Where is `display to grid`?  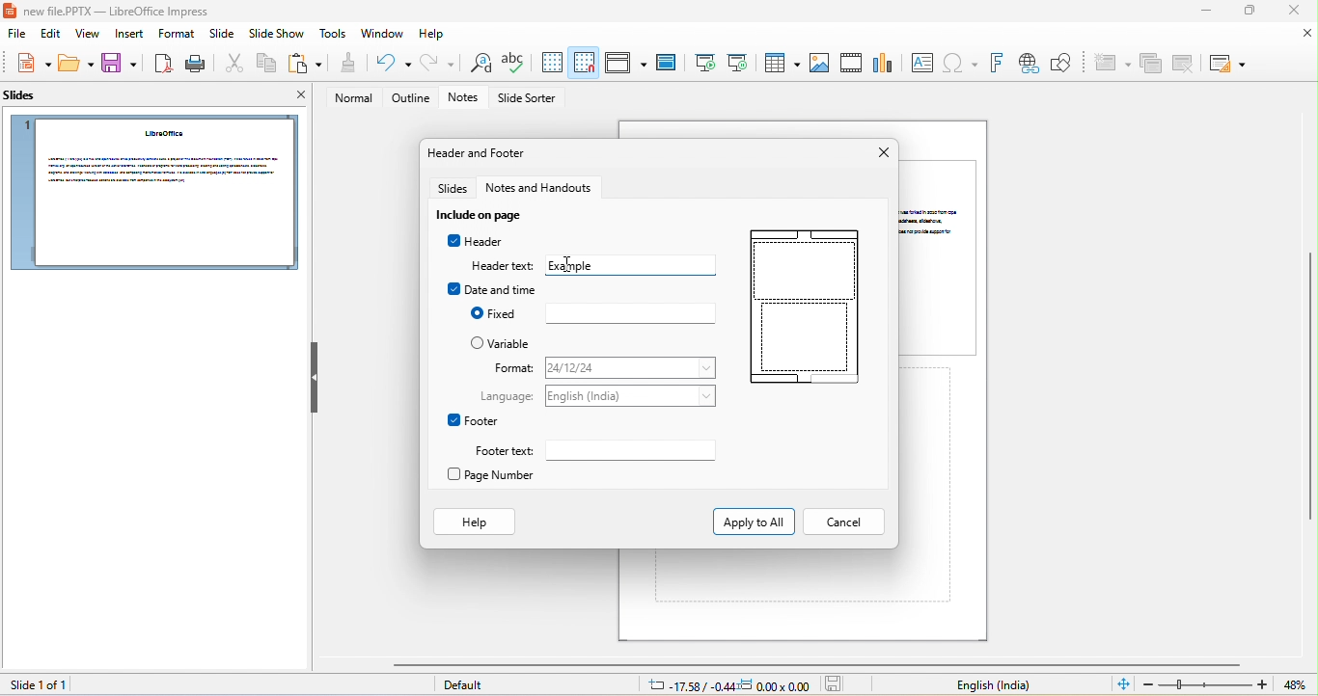 display to grid is located at coordinates (551, 63).